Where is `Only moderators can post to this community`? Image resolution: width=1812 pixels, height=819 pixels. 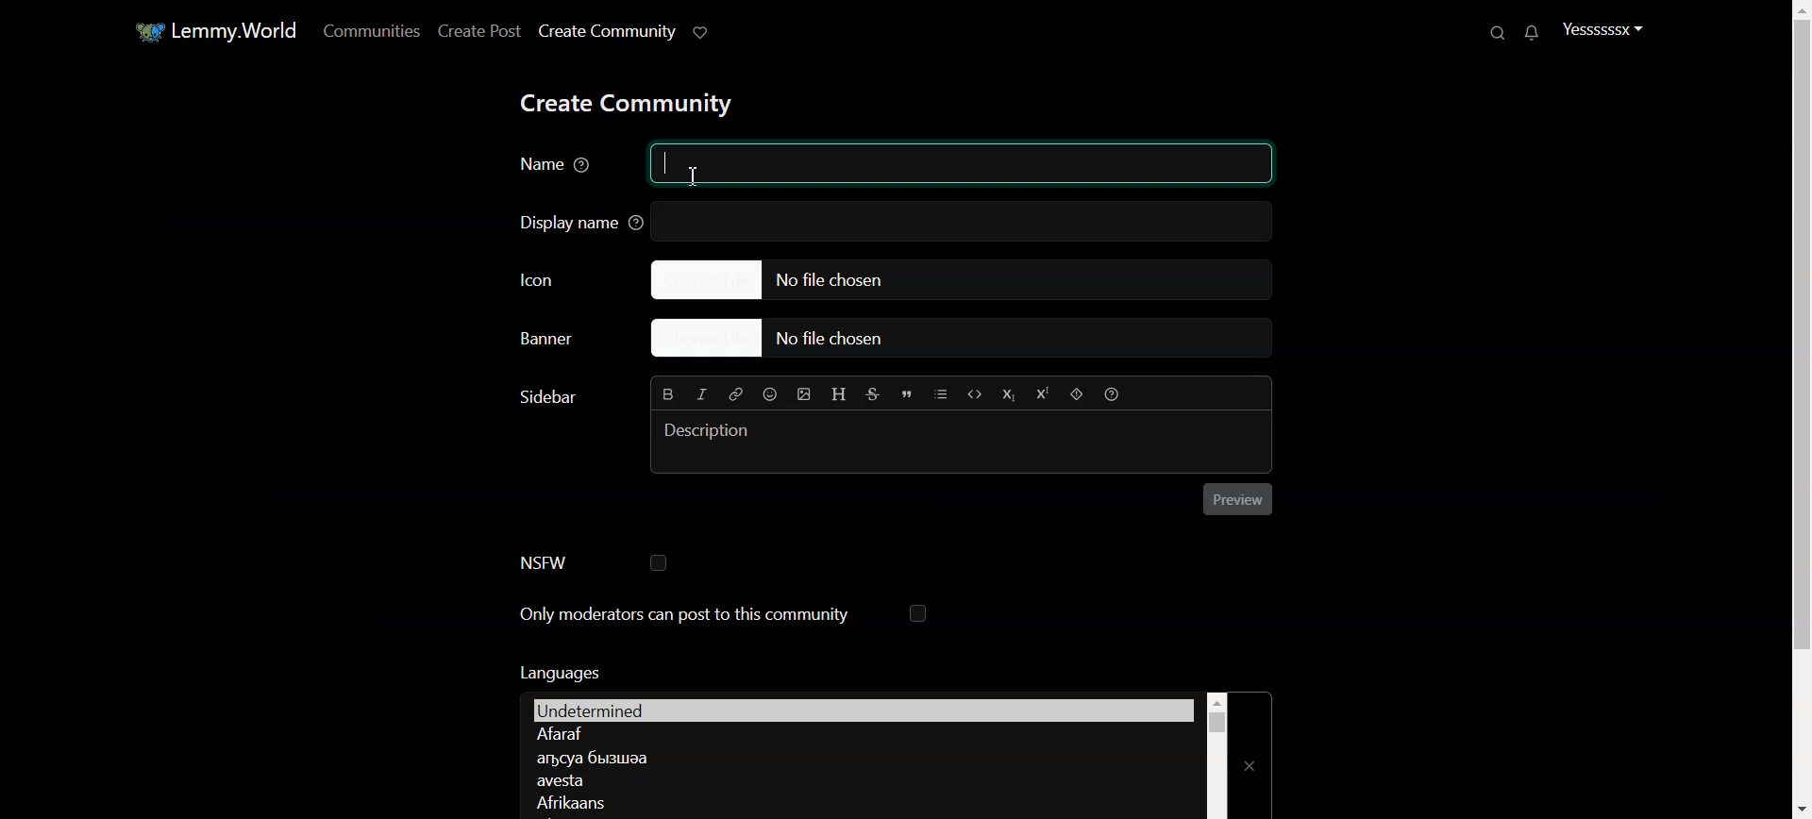
Only moderators can post to this community is located at coordinates (724, 615).